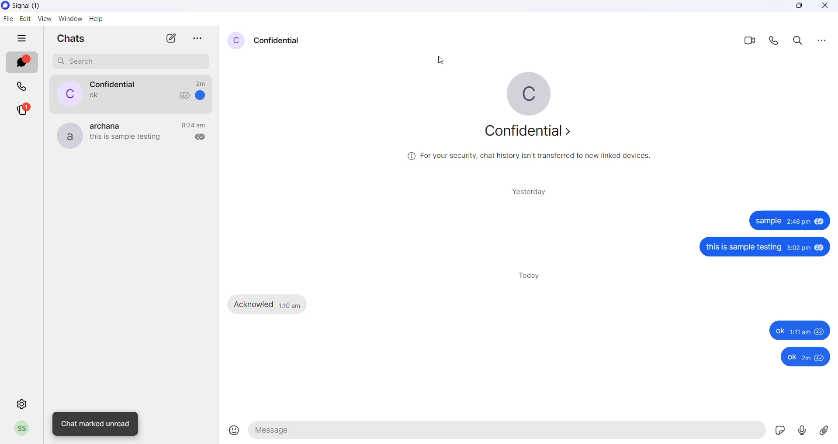  I want to click on today heading, so click(530, 276).